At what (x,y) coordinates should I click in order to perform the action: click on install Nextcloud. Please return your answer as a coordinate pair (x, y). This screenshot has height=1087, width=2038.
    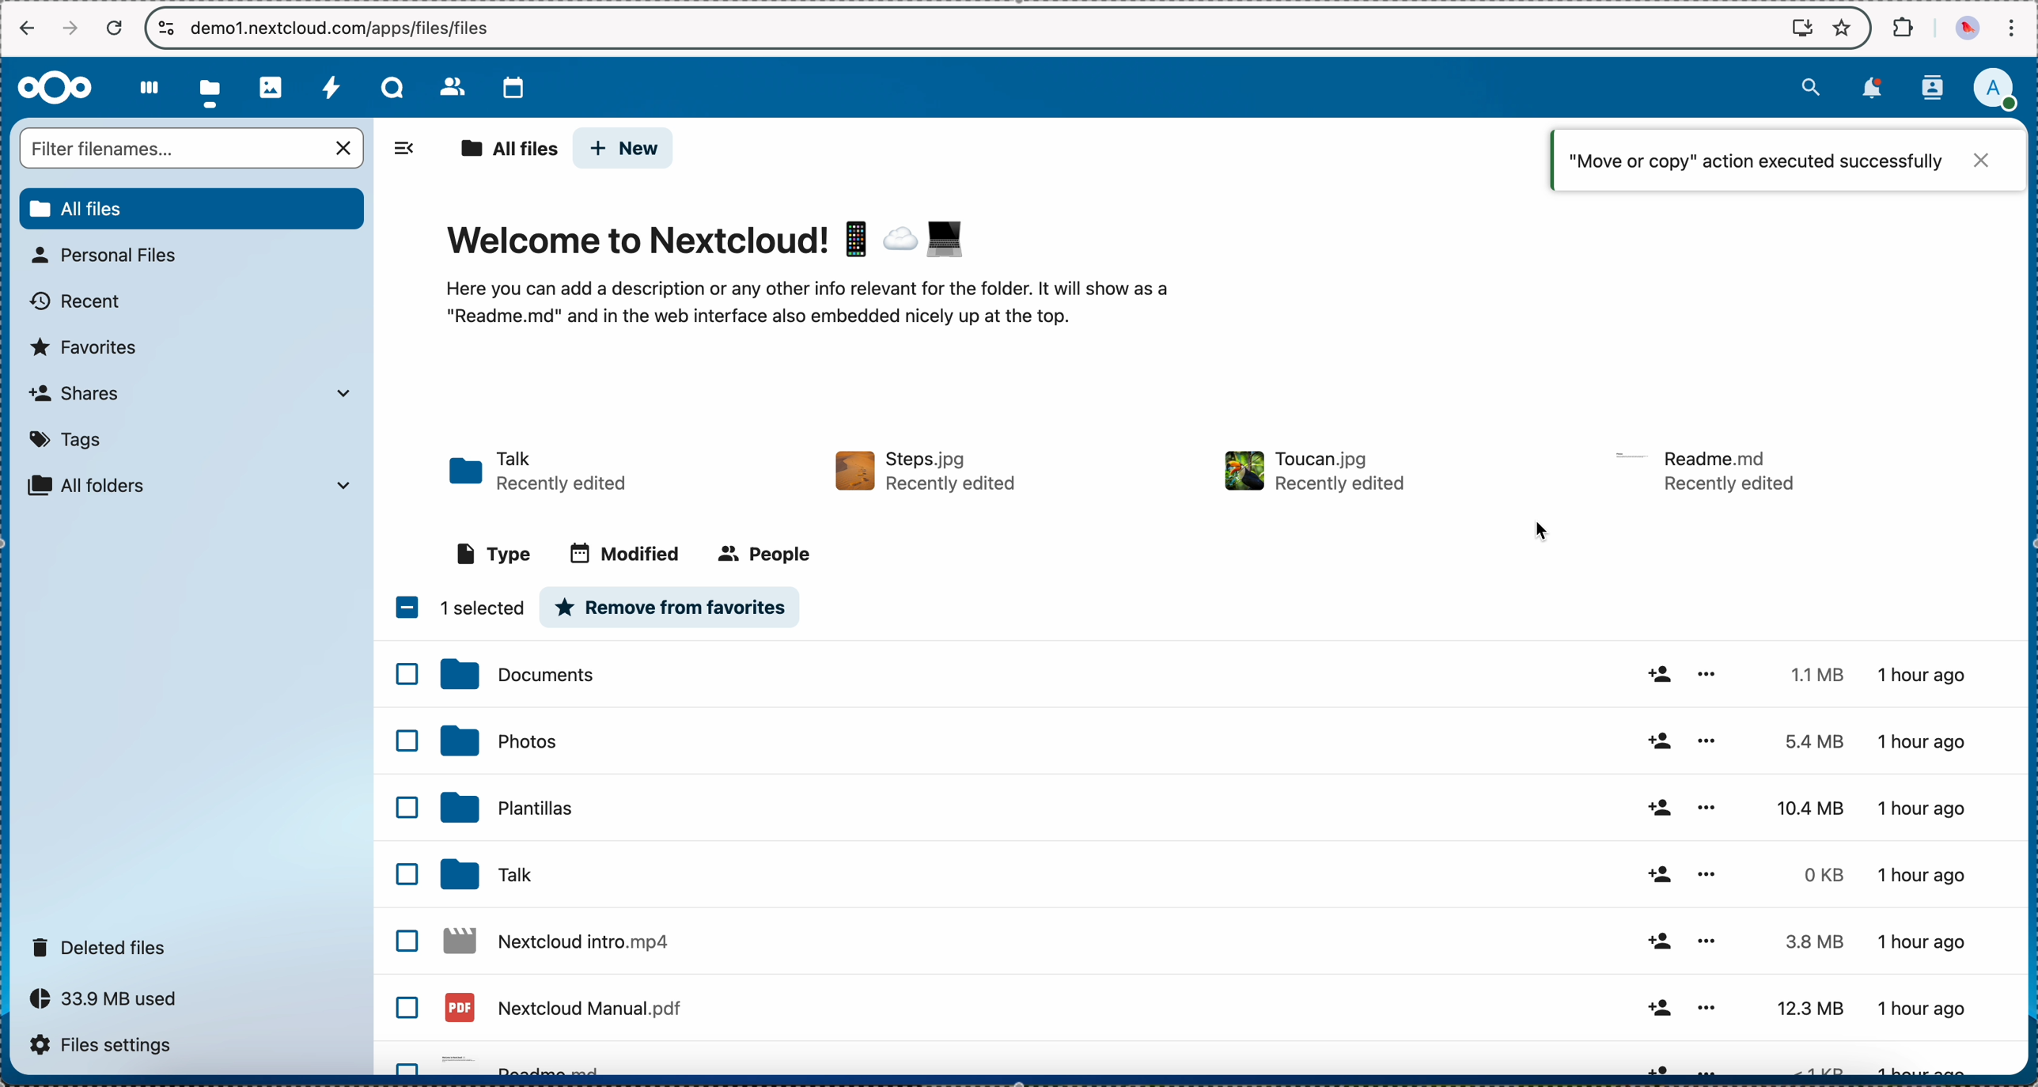
    Looking at the image, I should click on (1802, 29).